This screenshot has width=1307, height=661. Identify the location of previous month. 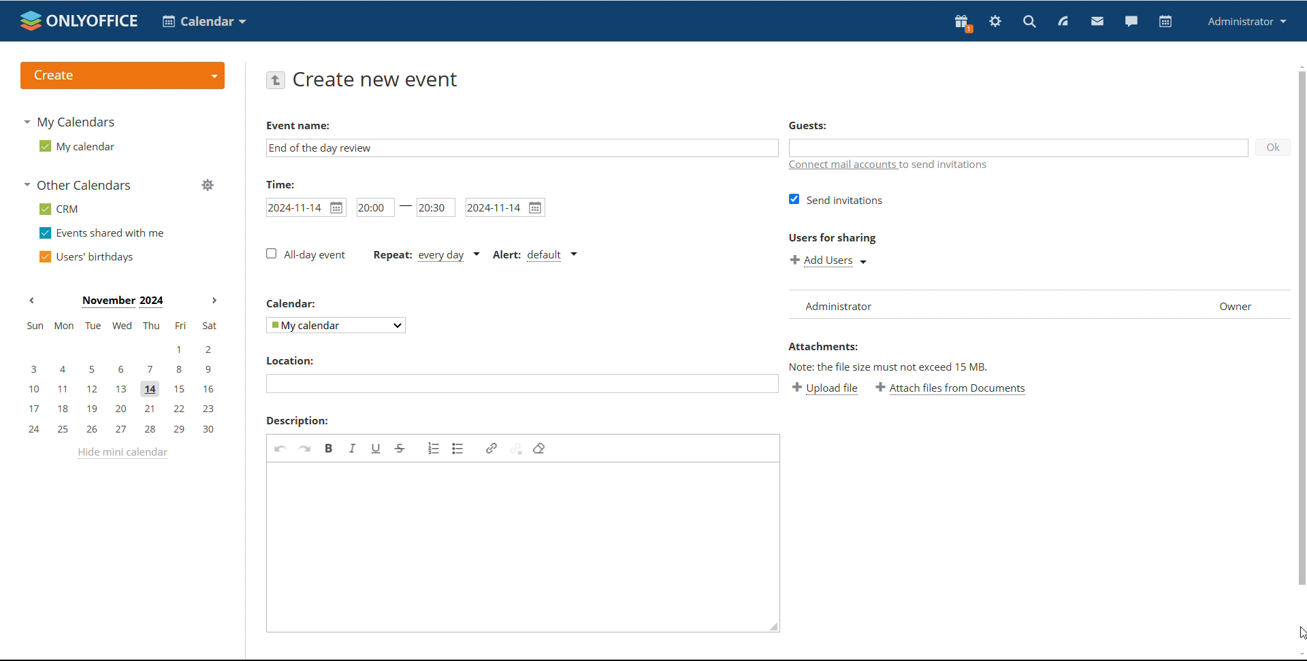
(31, 299).